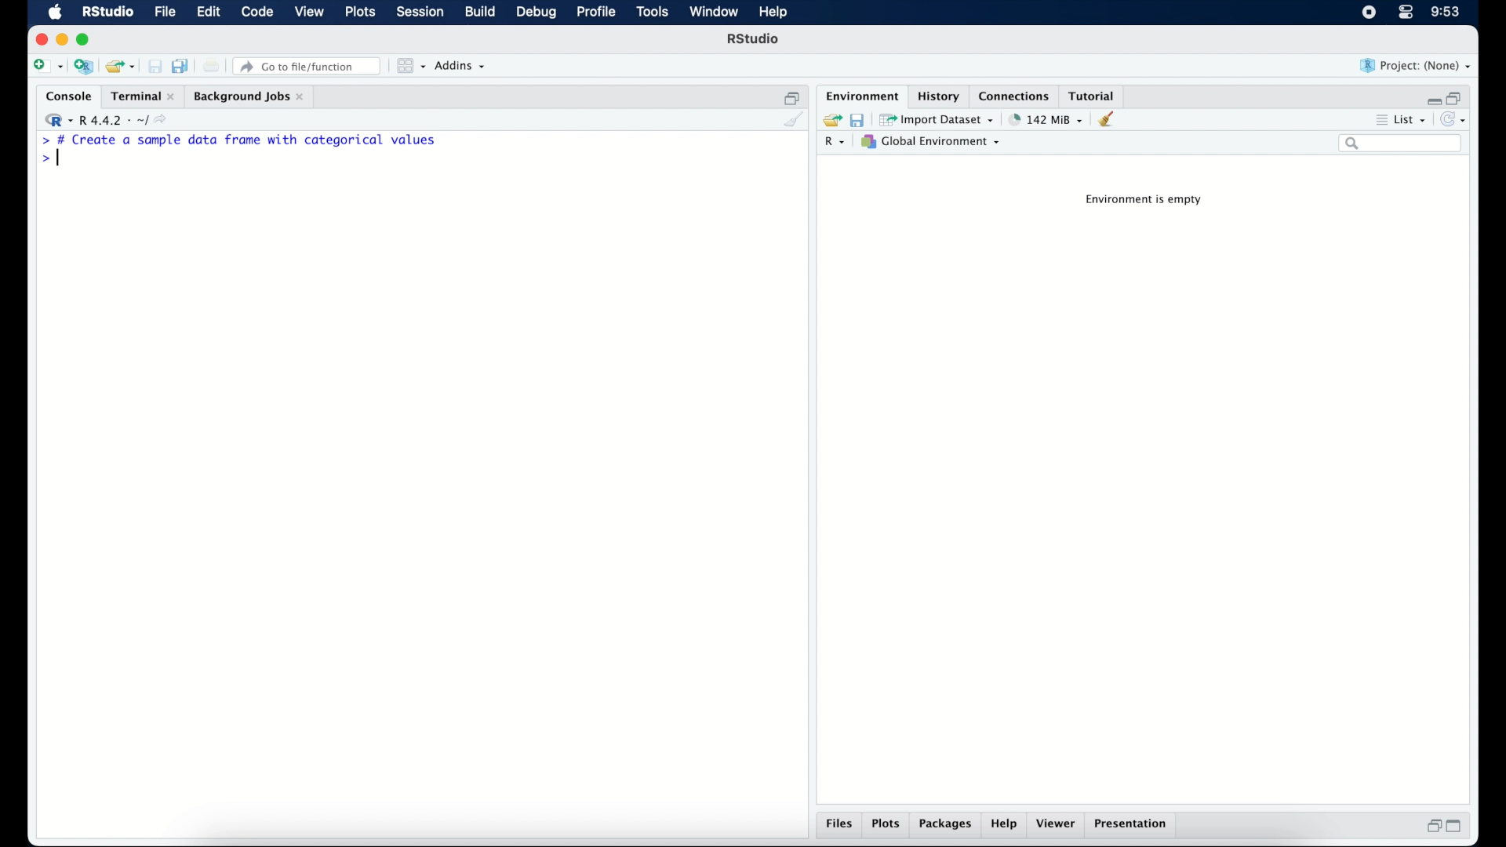  What do you see at coordinates (61, 39) in the screenshot?
I see `minimzie` at bounding box center [61, 39].